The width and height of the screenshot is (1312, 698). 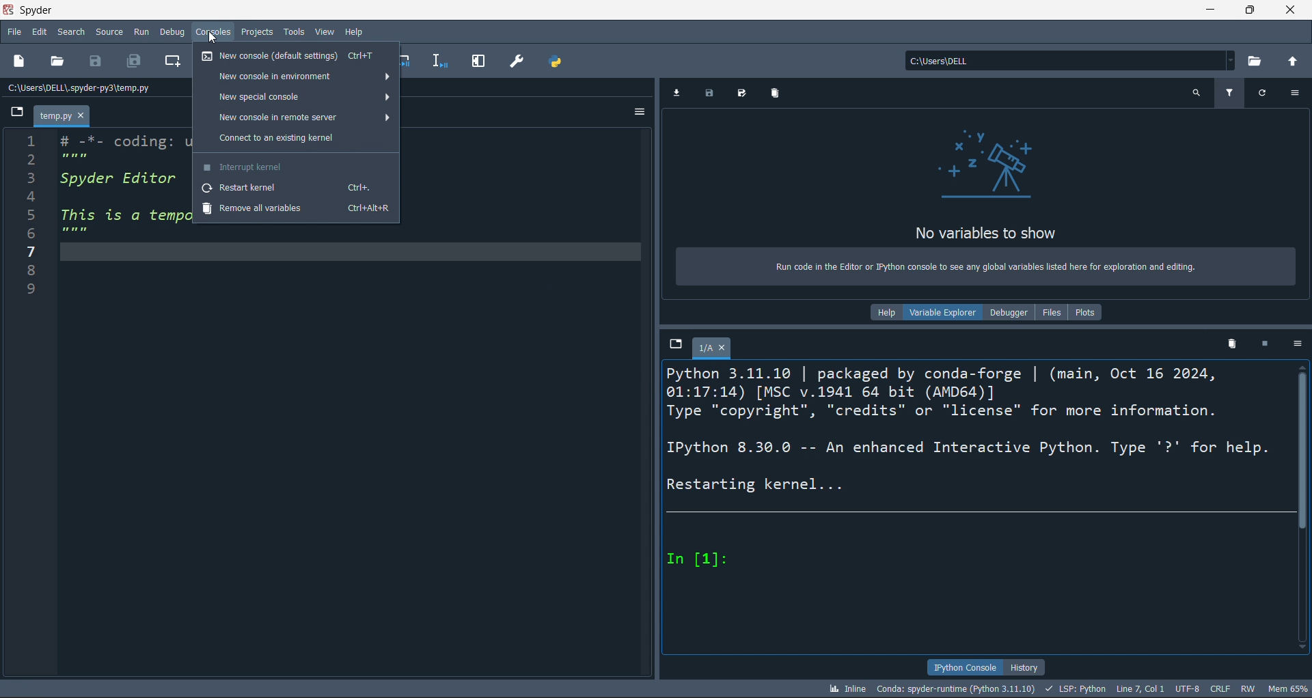 I want to click on preferences, so click(x=519, y=62).